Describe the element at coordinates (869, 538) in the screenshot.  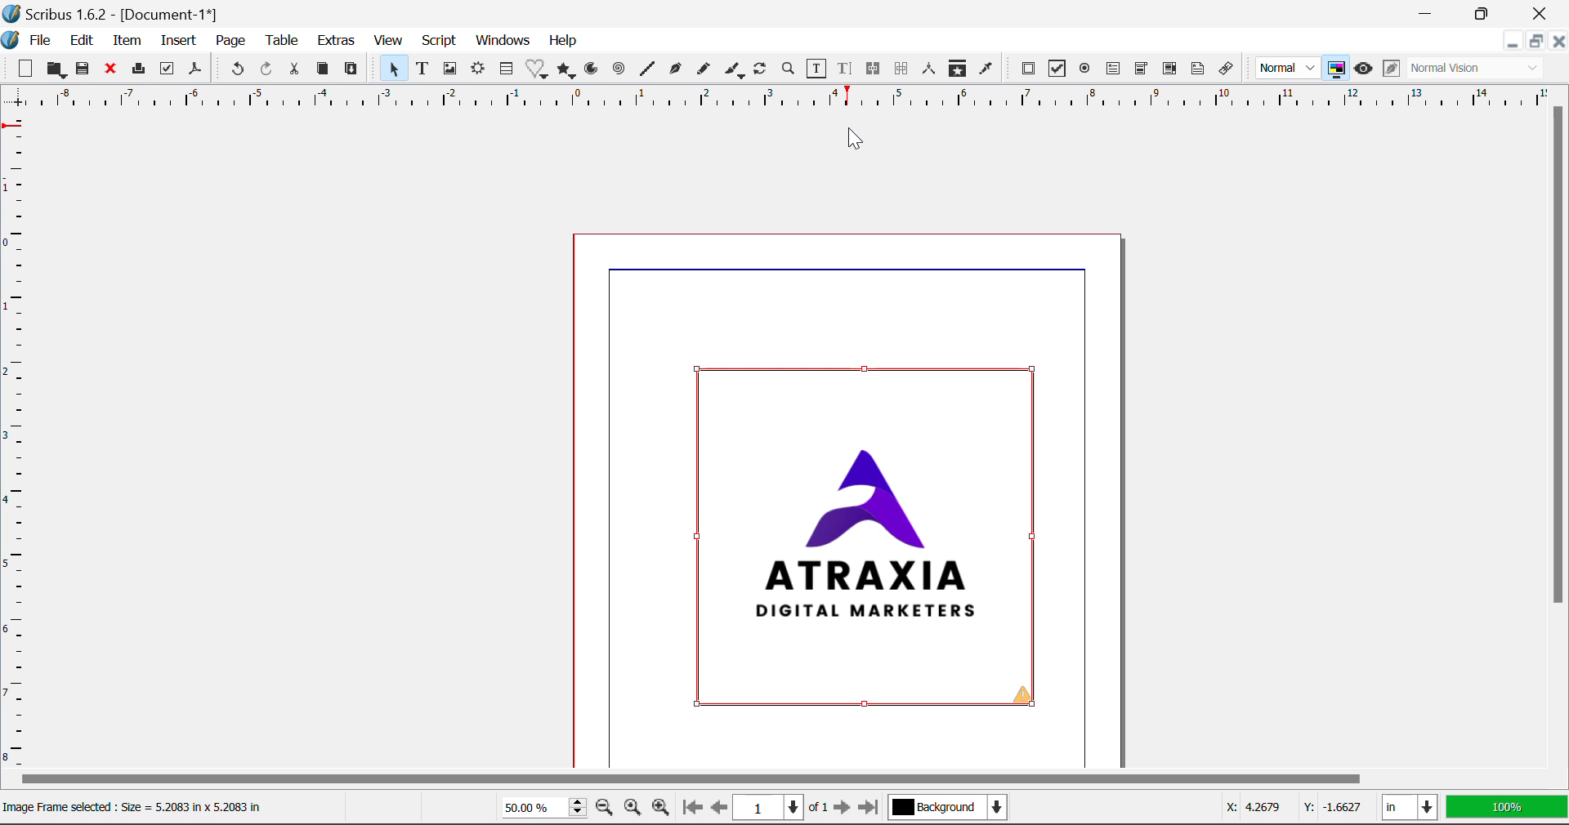
I see `Resized Image` at that location.